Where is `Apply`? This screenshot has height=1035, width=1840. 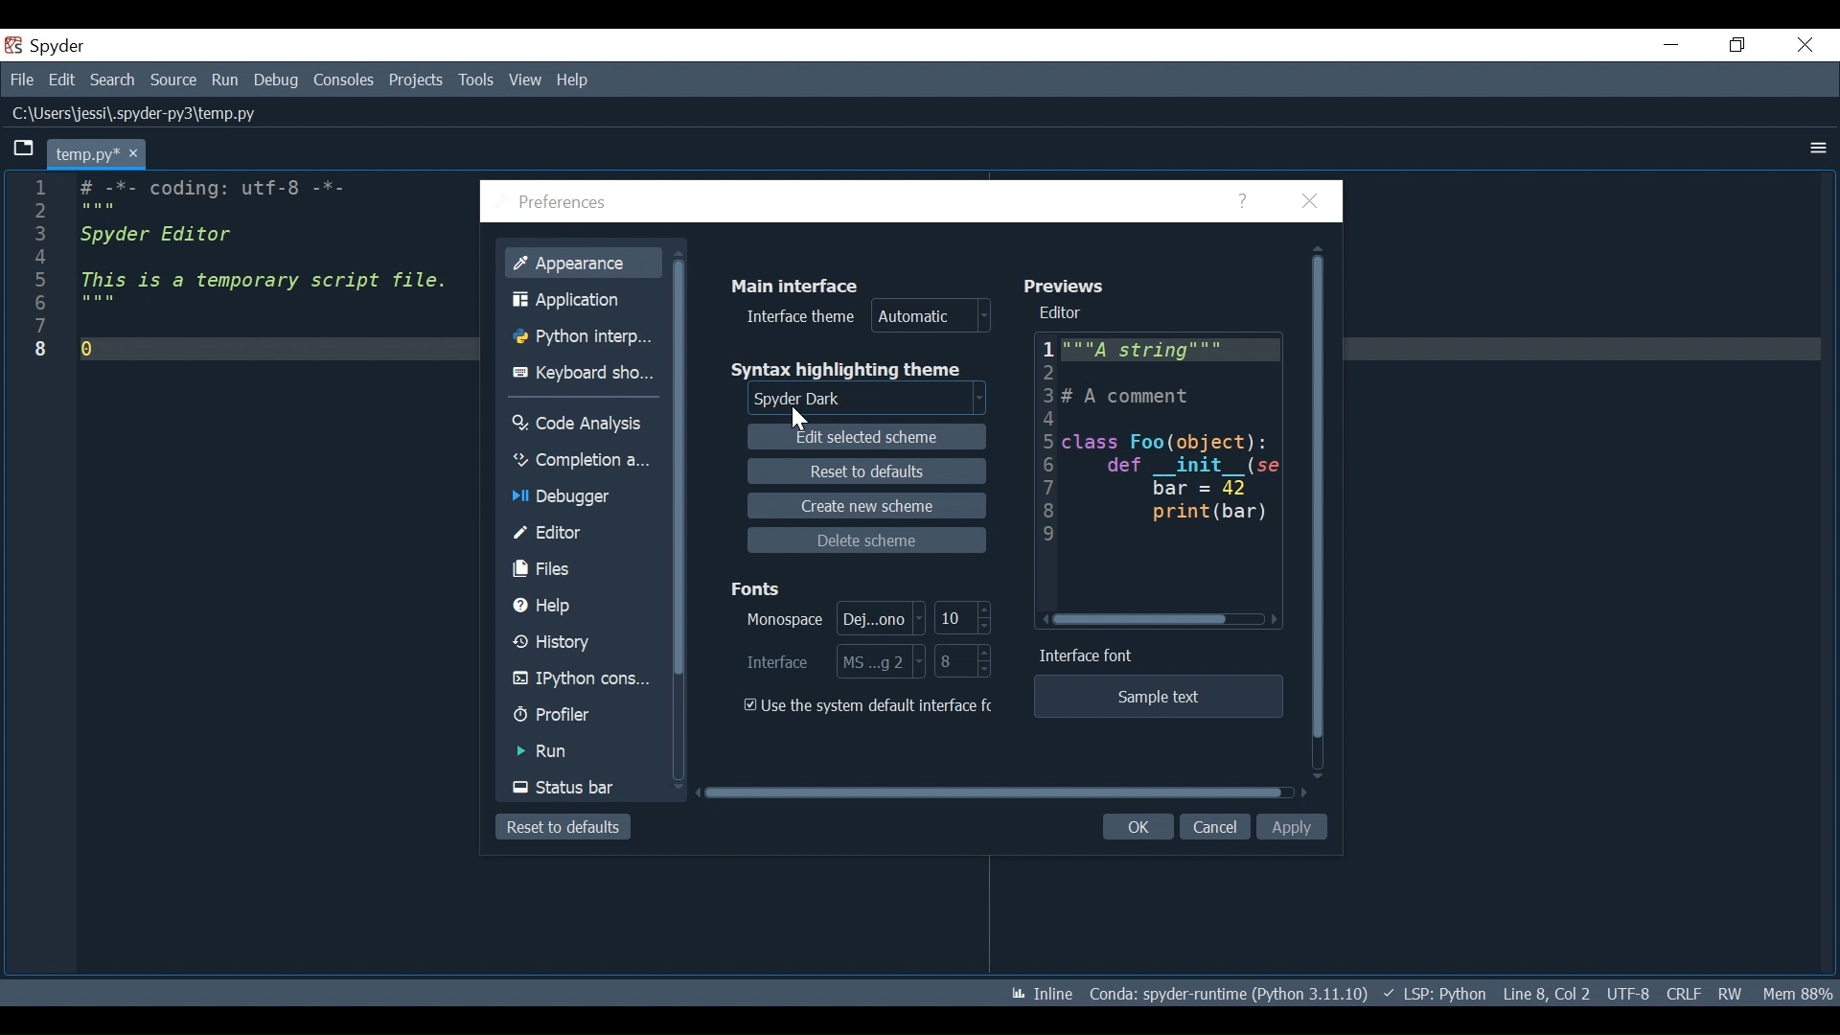
Apply is located at coordinates (1292, 827).